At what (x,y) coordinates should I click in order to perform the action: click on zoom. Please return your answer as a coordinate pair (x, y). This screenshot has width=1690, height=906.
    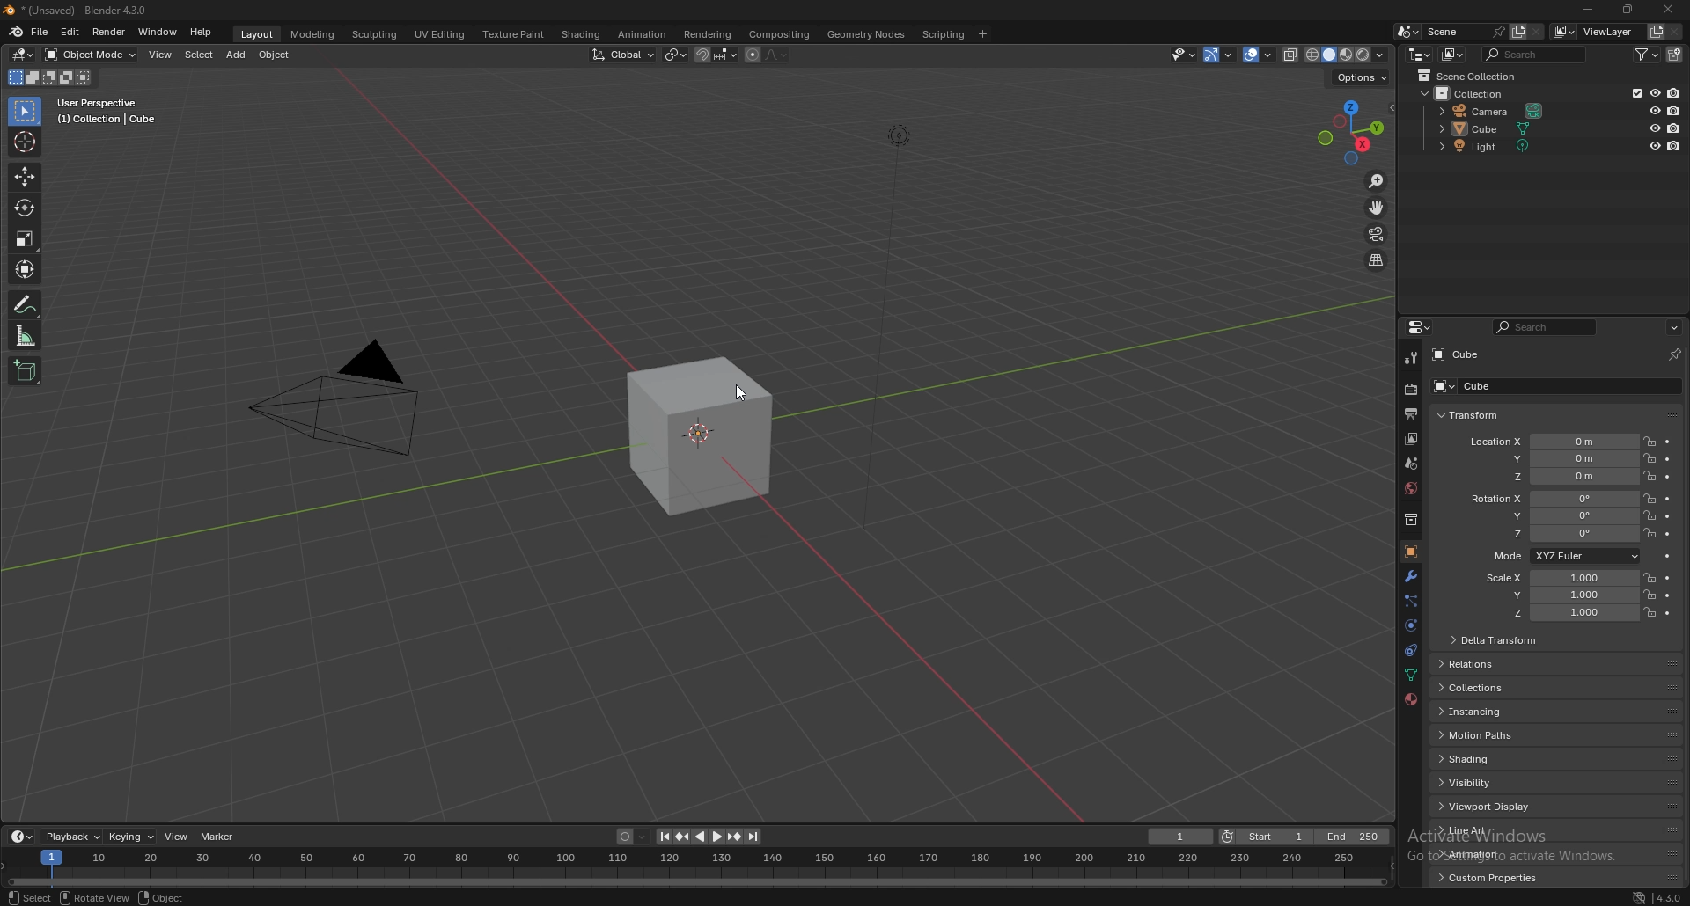
    Looking at the image, I should click on (1377, 182).